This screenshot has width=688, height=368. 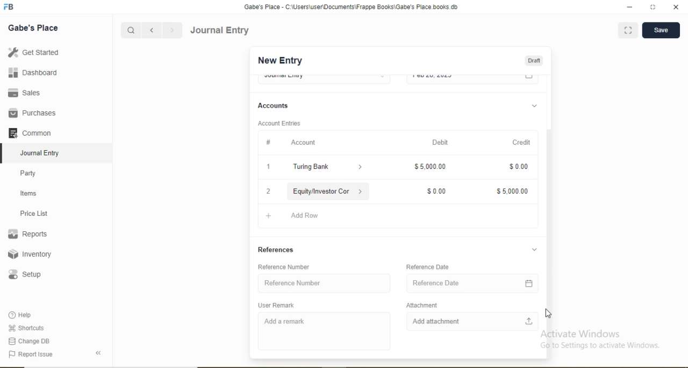 What do you see at coordinates (21, 315) in the screenshot?
I see `Help` at bounding box center [21, 315].